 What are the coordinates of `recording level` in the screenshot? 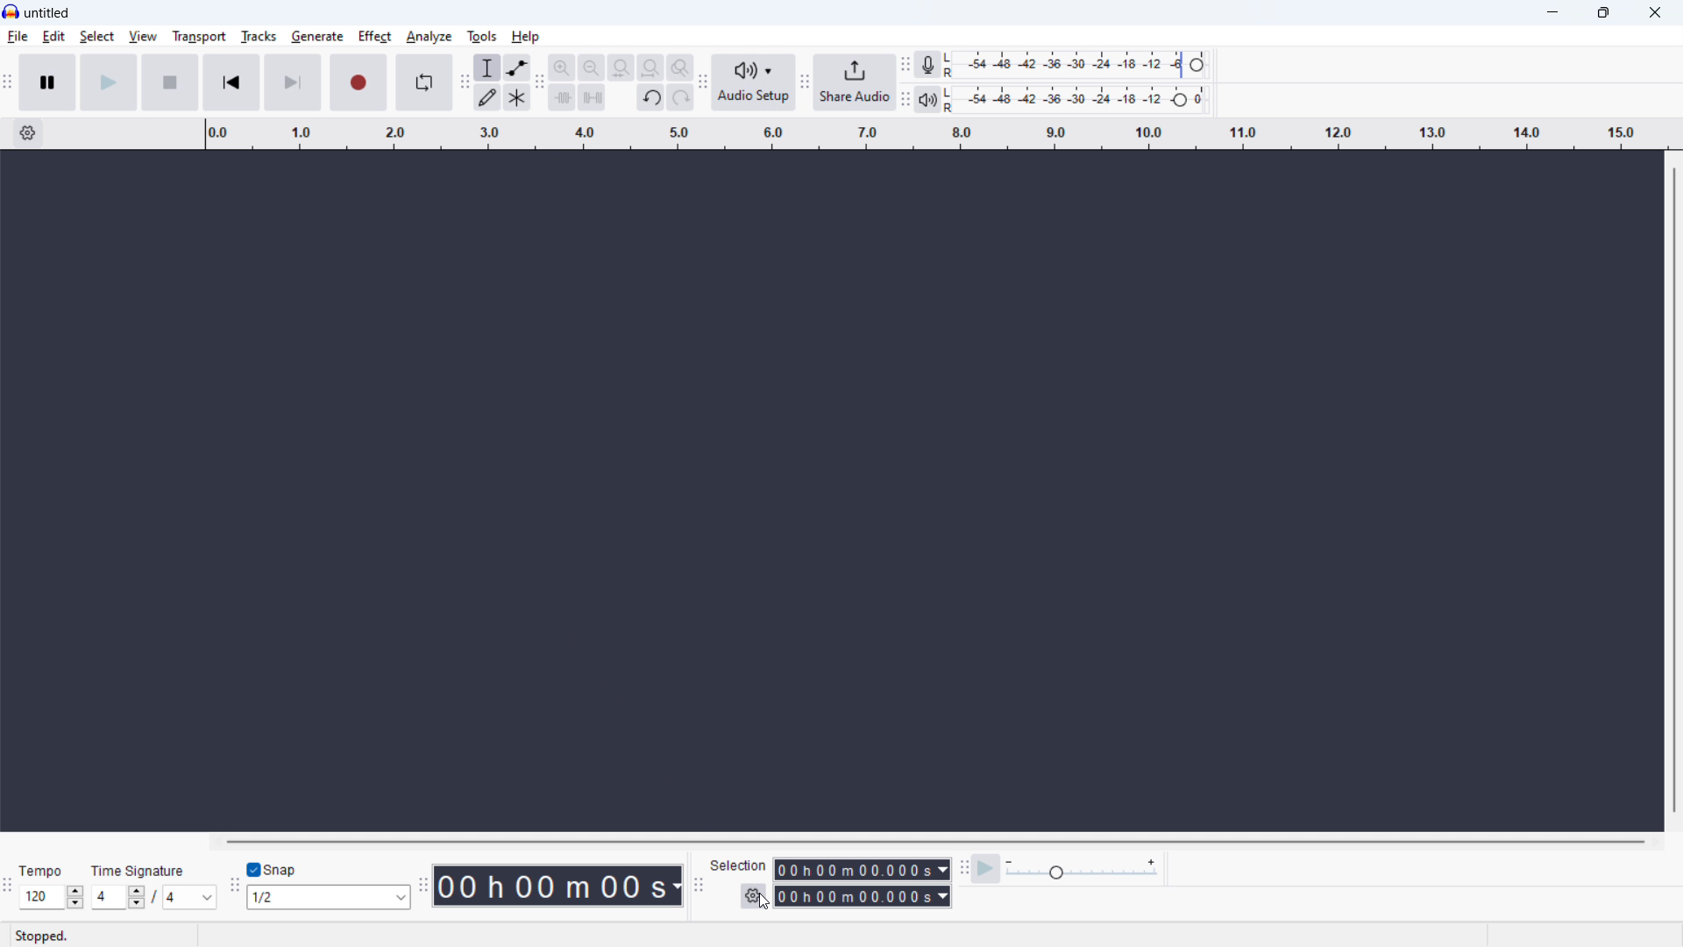 It's located at (1076, 65).